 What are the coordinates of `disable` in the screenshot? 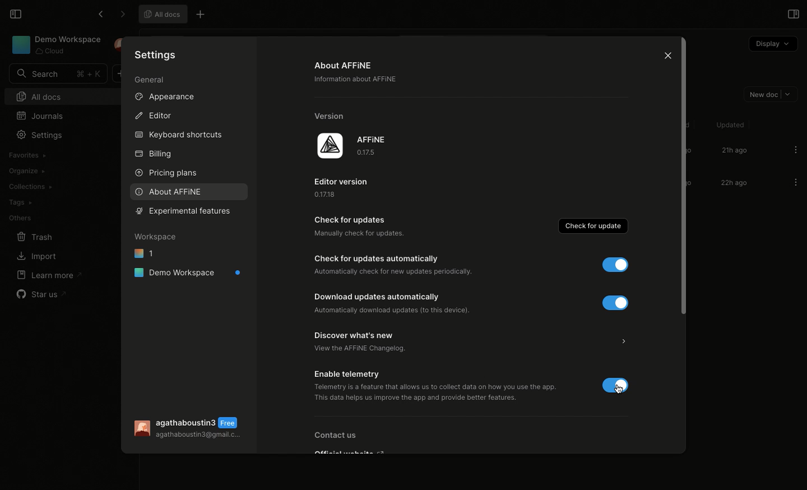 It's located at (612, 303).